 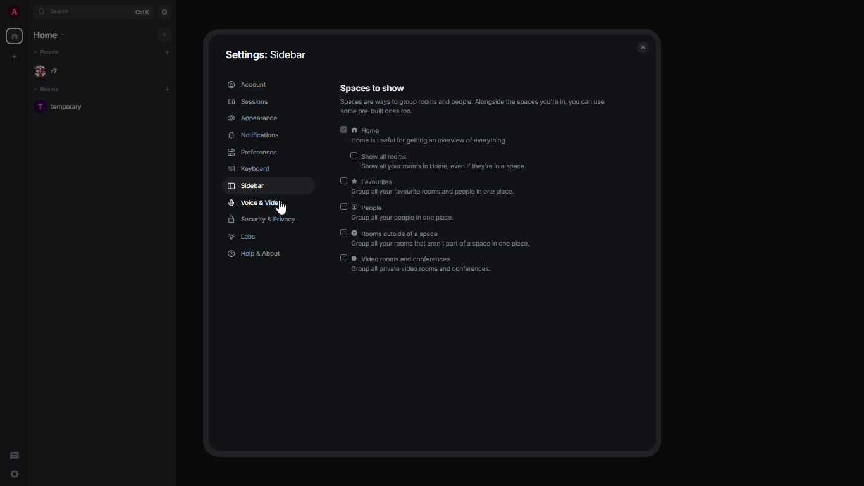 I want to click on disabled, so click(x=340, y=233).